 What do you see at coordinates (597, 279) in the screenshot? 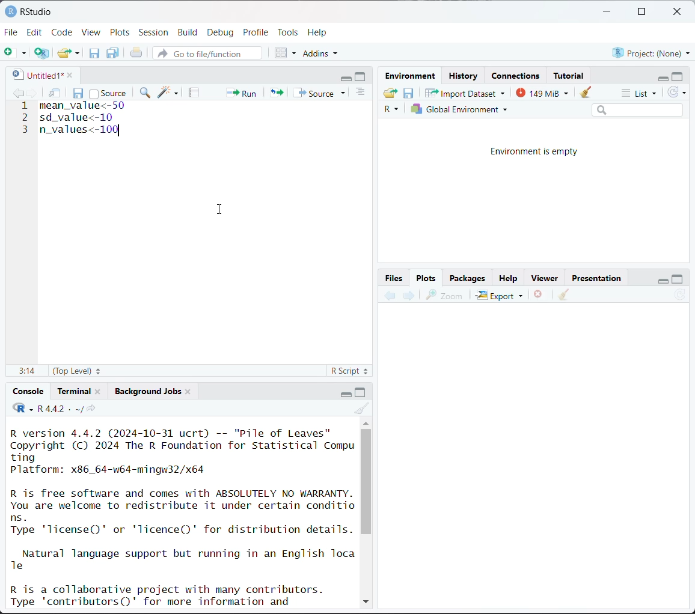
I see `Presentation` at bounding box center [597, 279].